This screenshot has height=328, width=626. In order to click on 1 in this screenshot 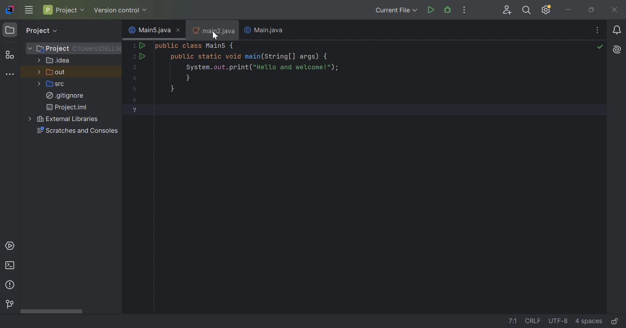, I will do `click(135, 47)`.